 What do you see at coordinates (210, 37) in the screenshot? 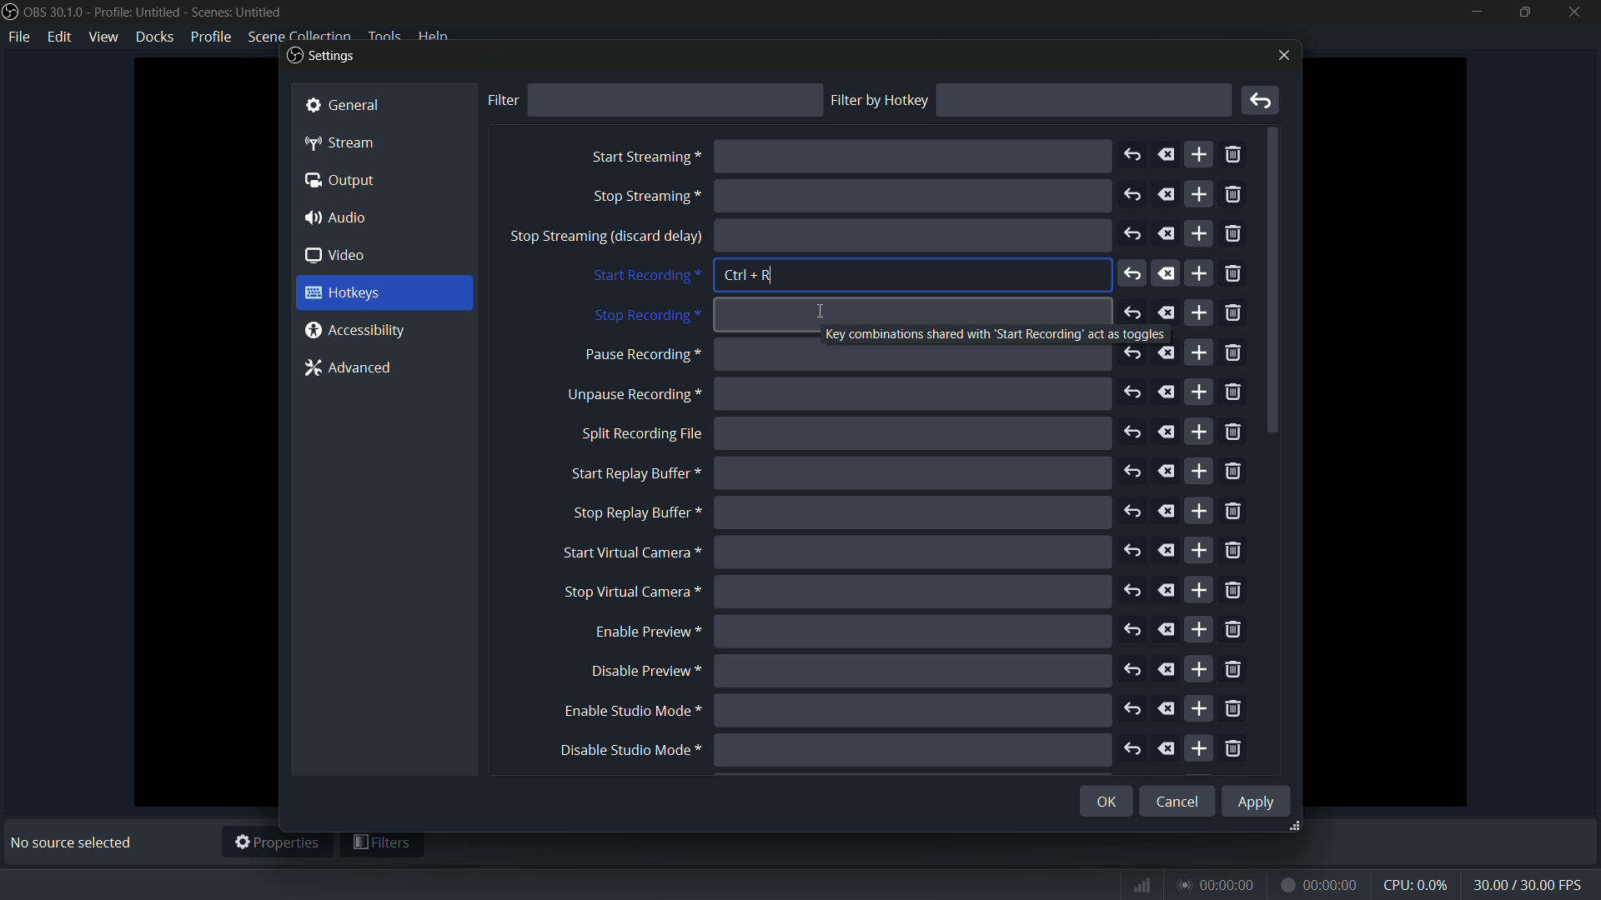
I see `profile menu` at bounding box center [210, 37].